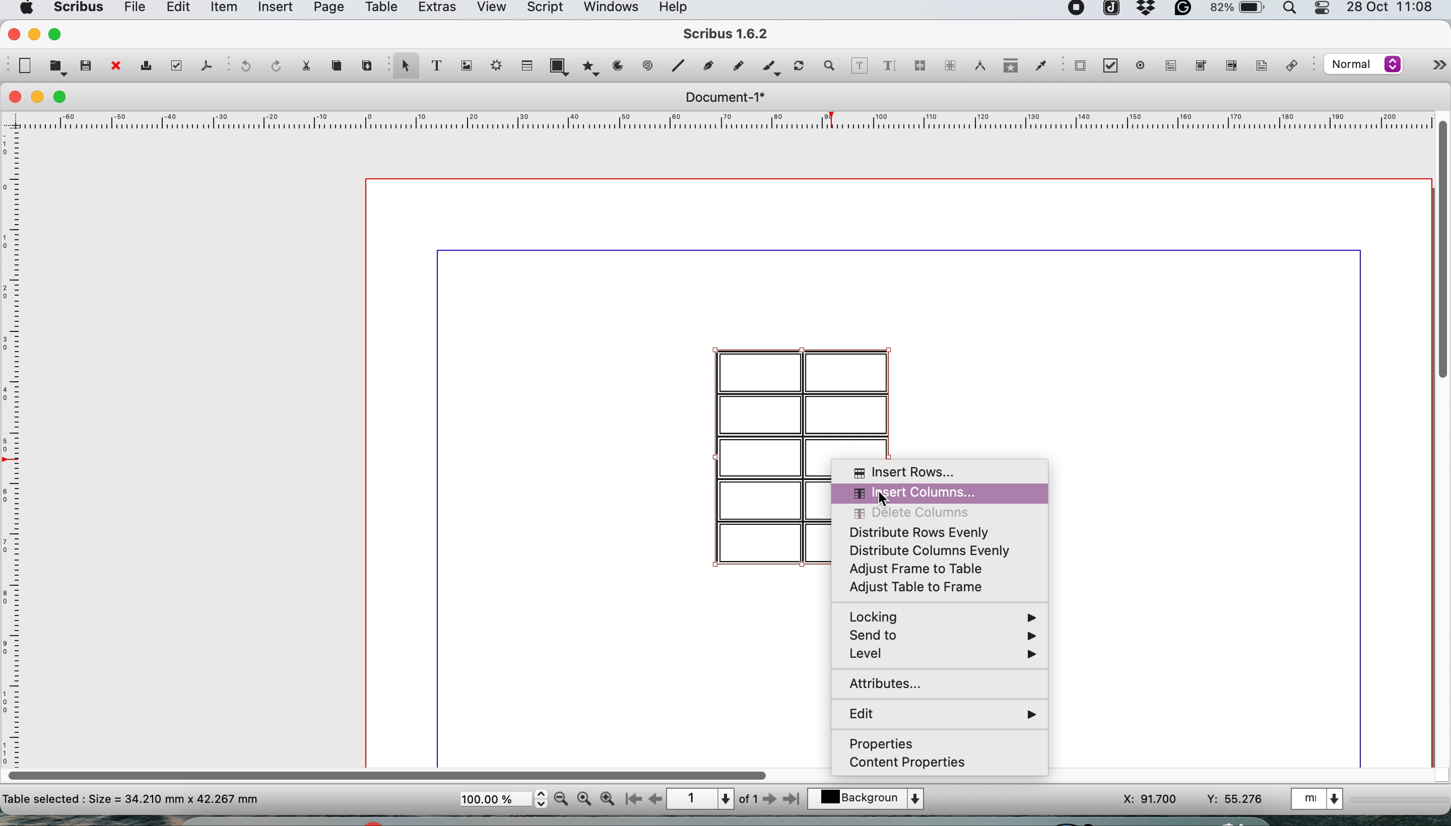  Describe the element at coordinates (880, 500) in the screenshot. I see `cursor` at that location.